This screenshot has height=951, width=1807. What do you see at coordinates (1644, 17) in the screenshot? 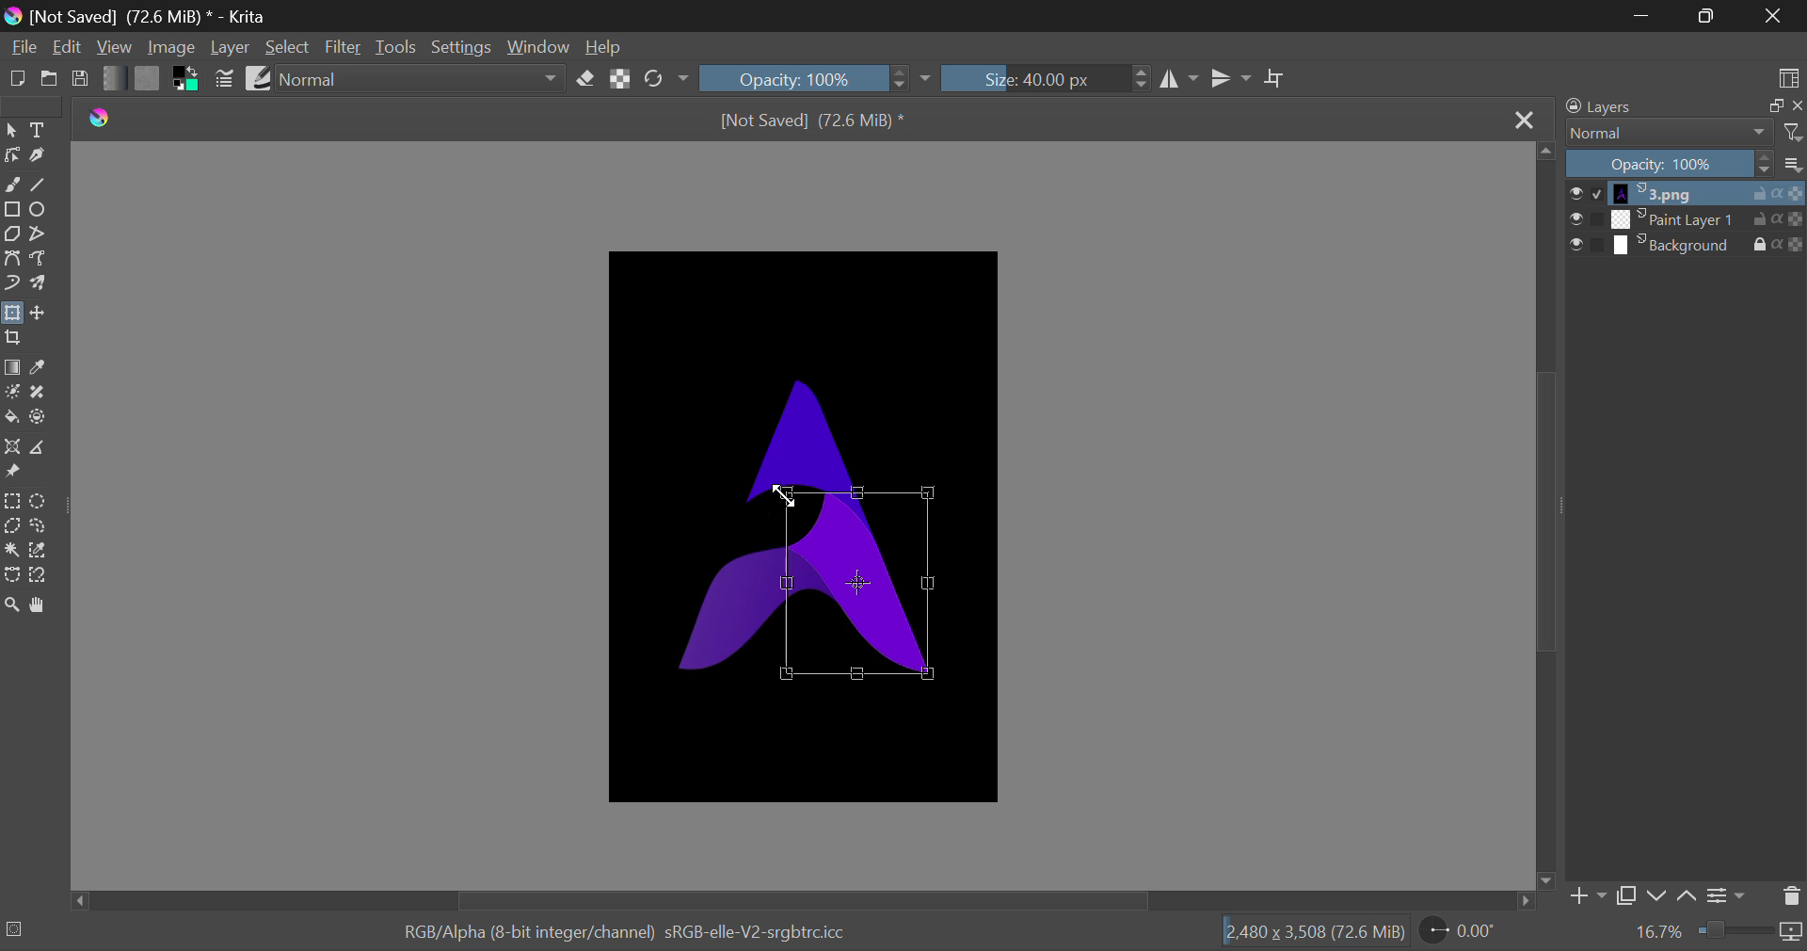
I see `Restore Down` at bounding box center [1644, 17].